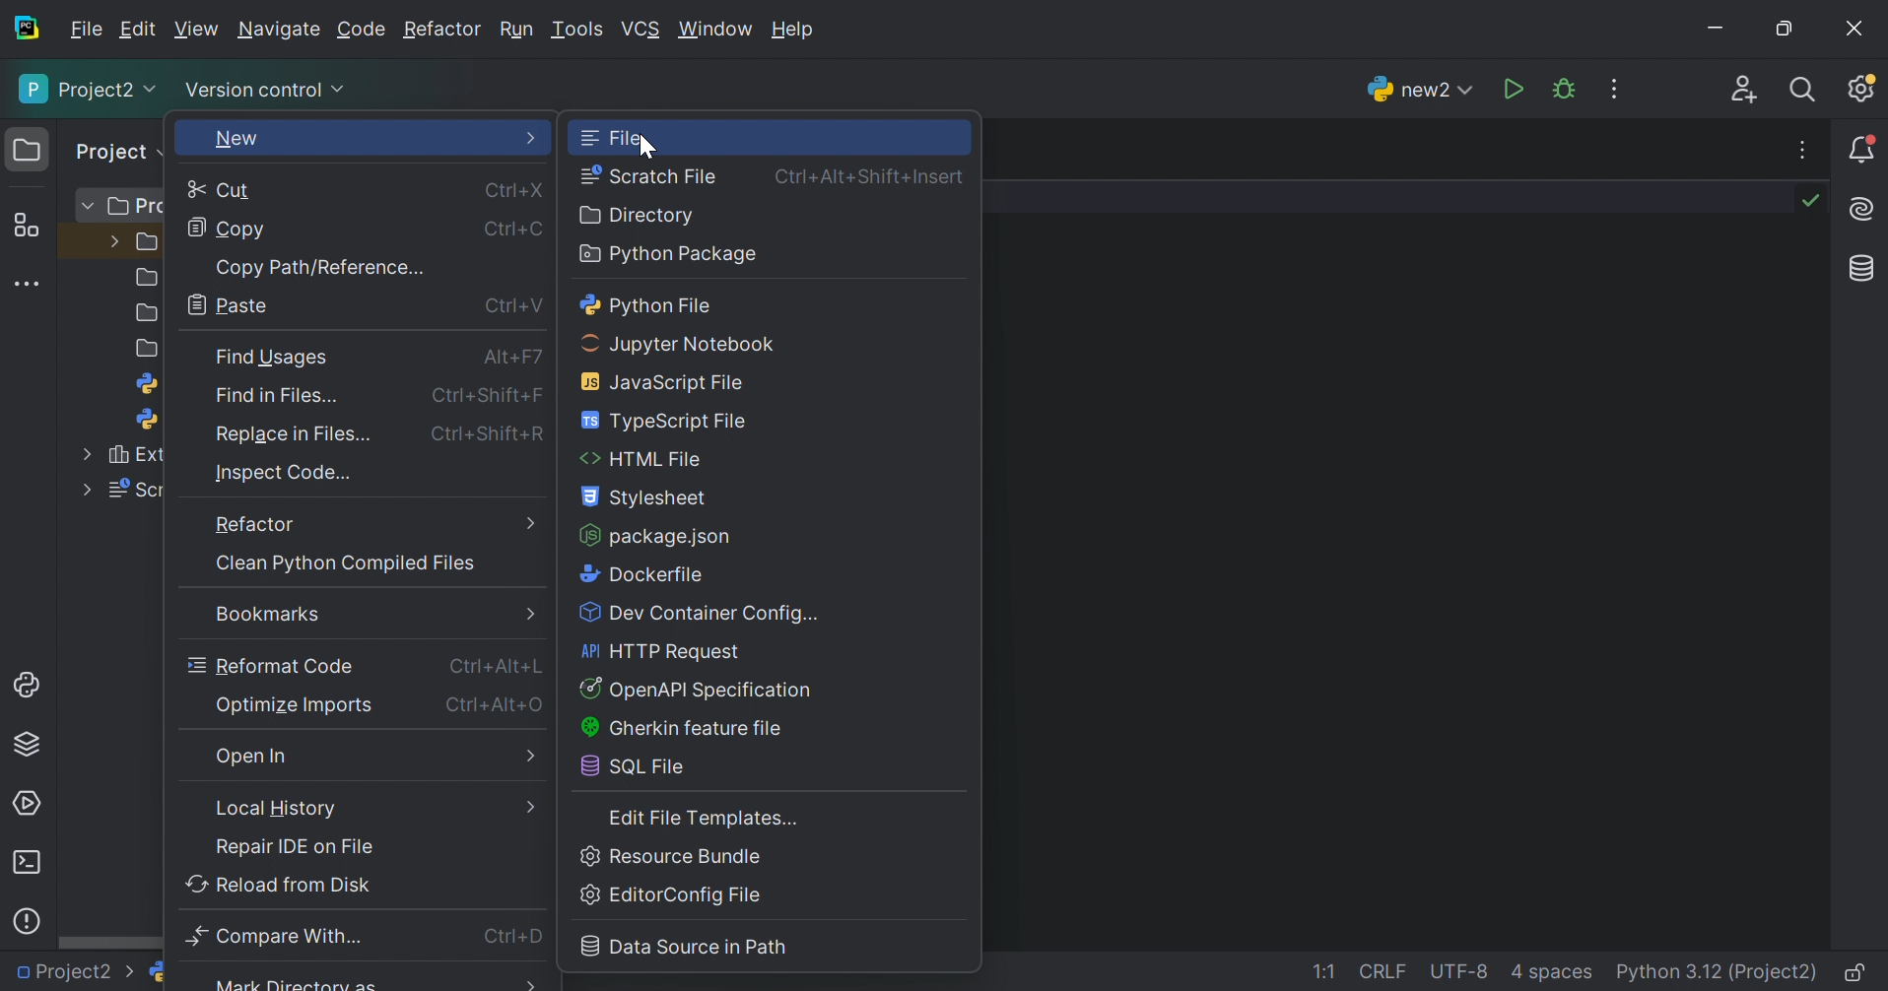  Describe the element at coordinates (643, 147) in the screenshot. I see `Cuursor` at that location.